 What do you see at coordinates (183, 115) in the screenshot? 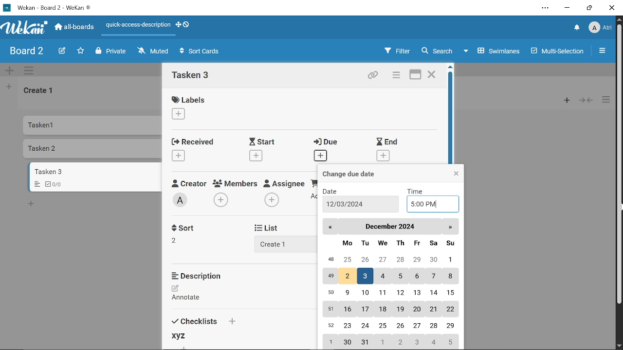
I see `Add label` at bounding box center [183, 115].